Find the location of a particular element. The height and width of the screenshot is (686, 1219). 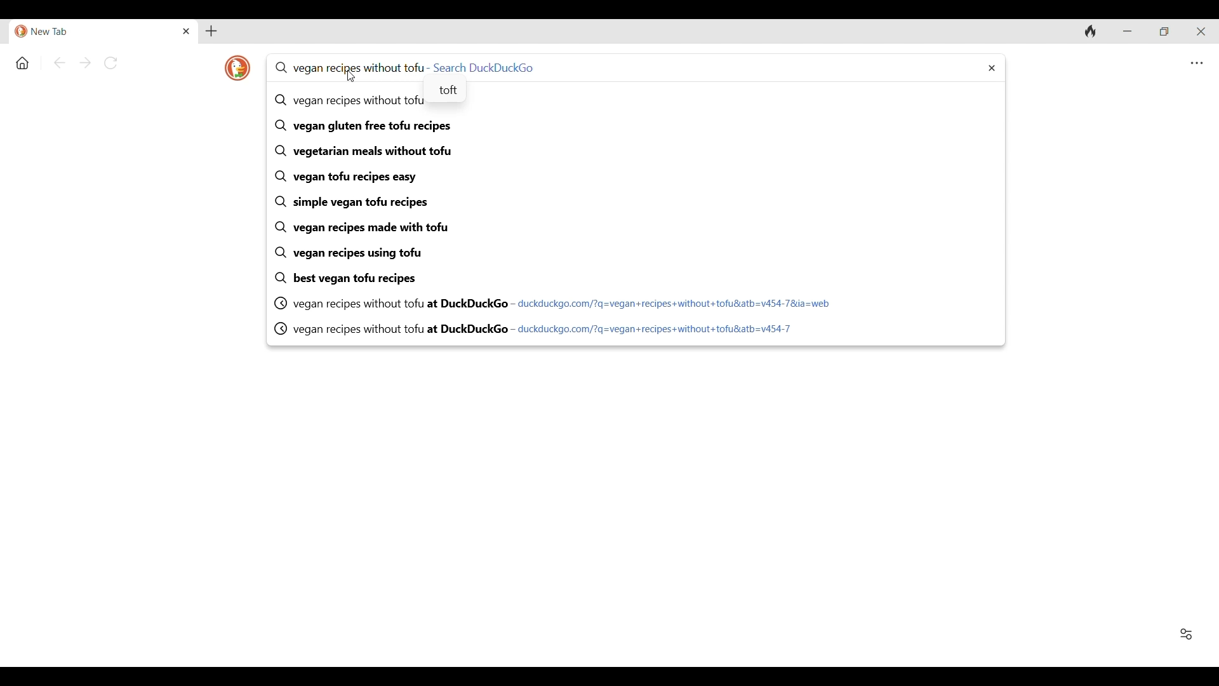

Q vegan recipes without tofu is located at coordinates (349, 100).